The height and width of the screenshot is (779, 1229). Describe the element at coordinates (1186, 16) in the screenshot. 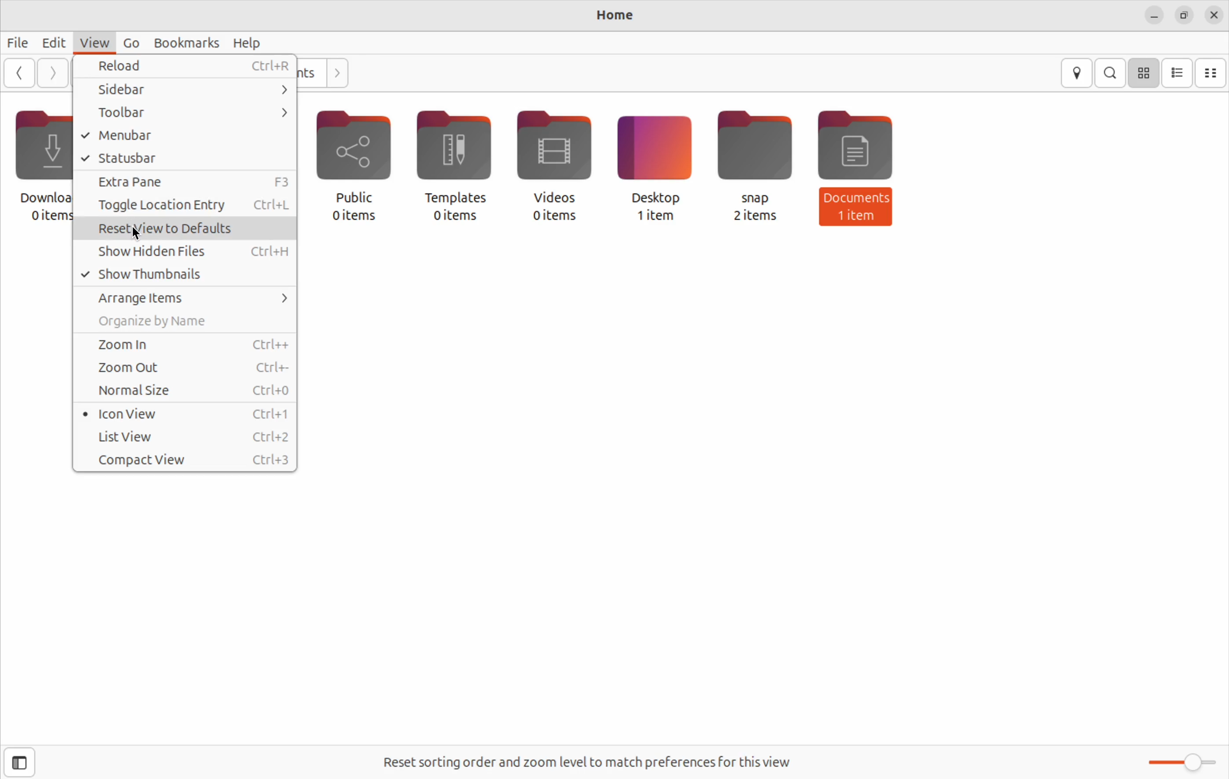

I see `resize` at that location.